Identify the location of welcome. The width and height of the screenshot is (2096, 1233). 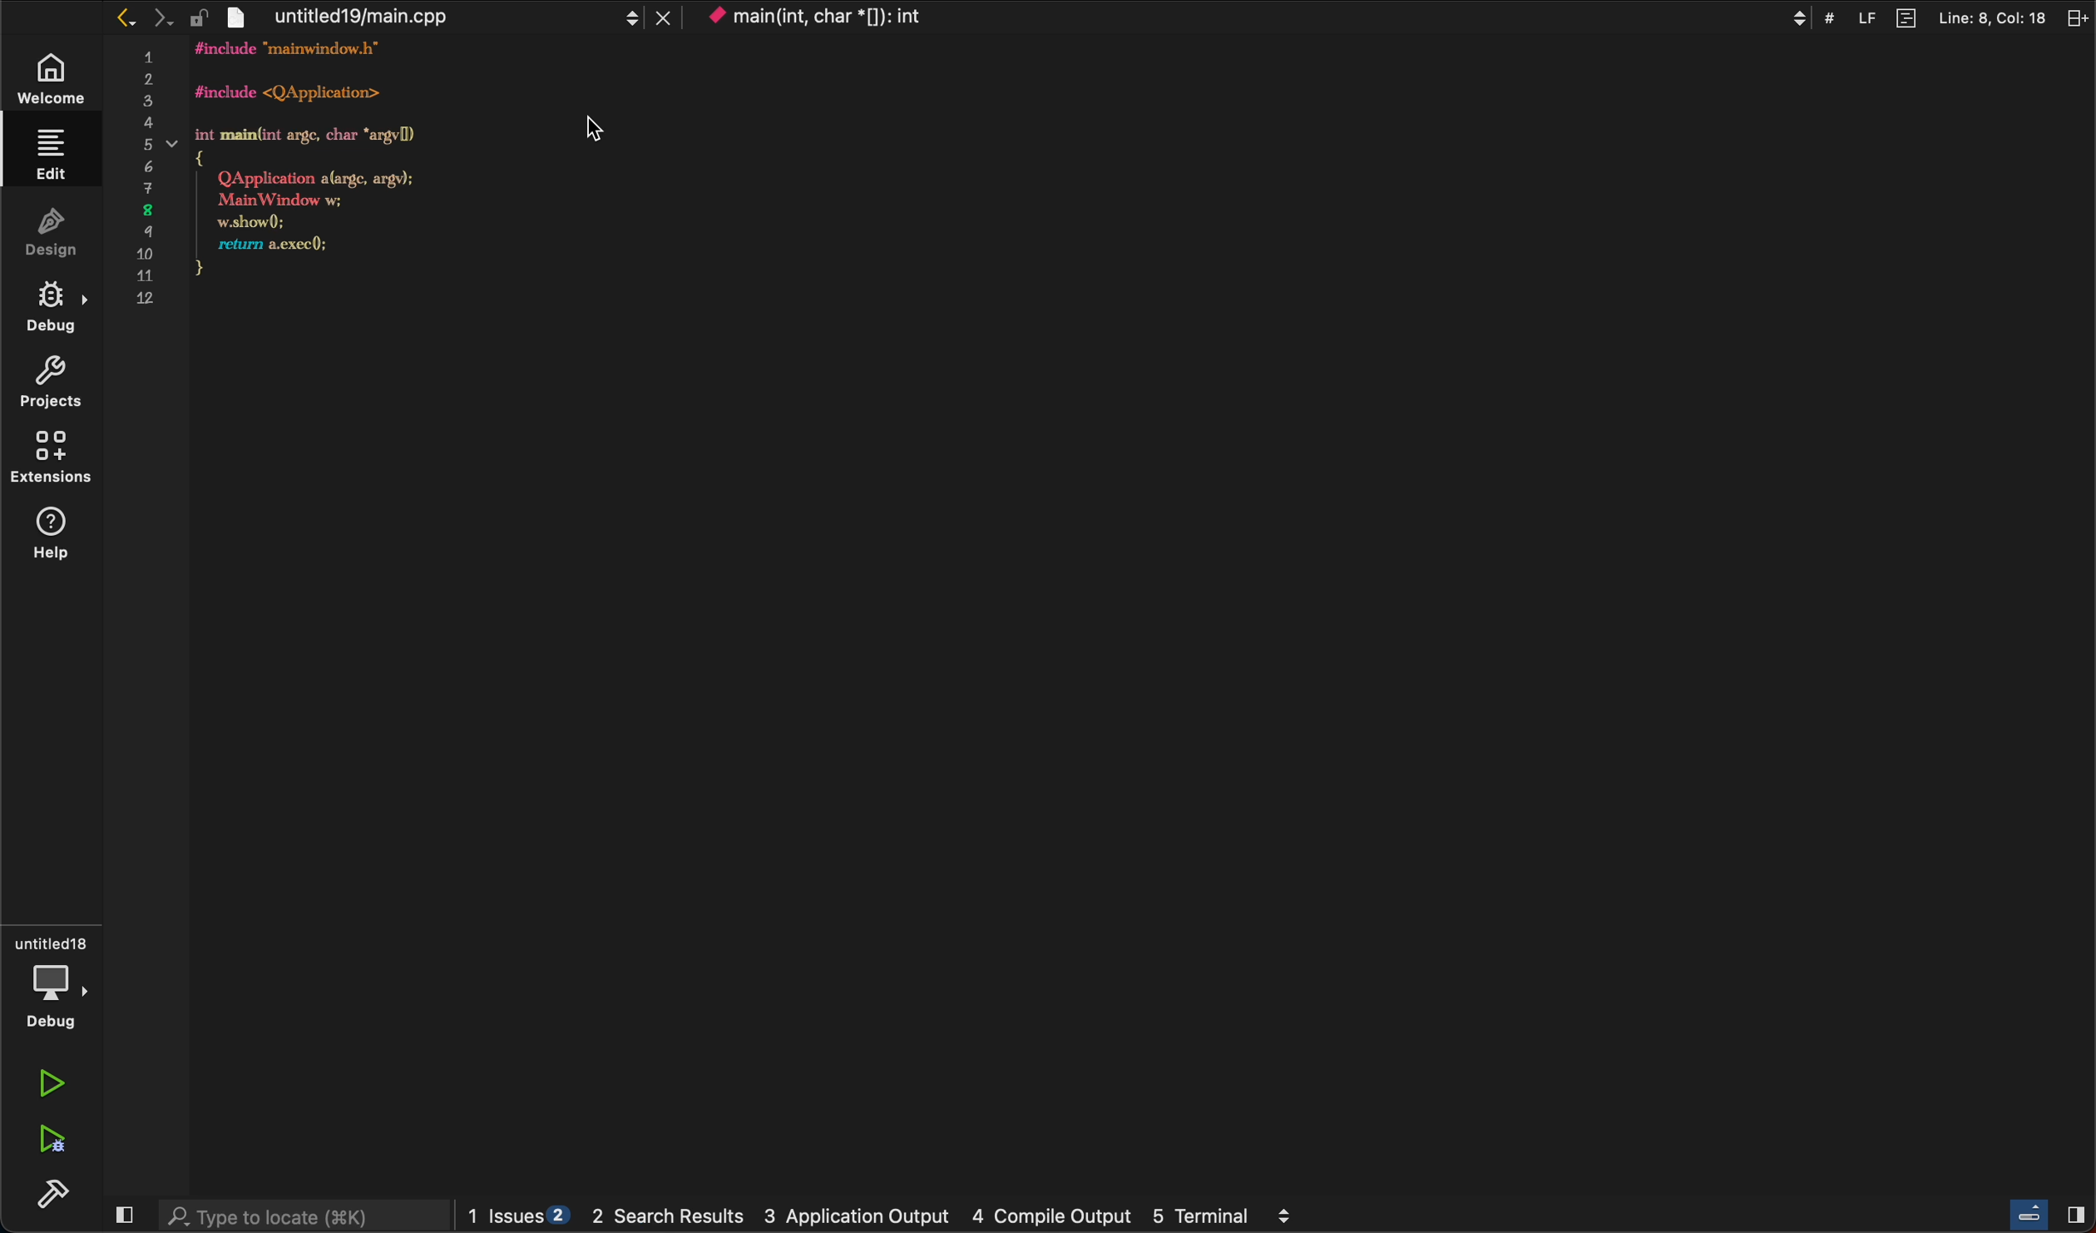
(54, 82).